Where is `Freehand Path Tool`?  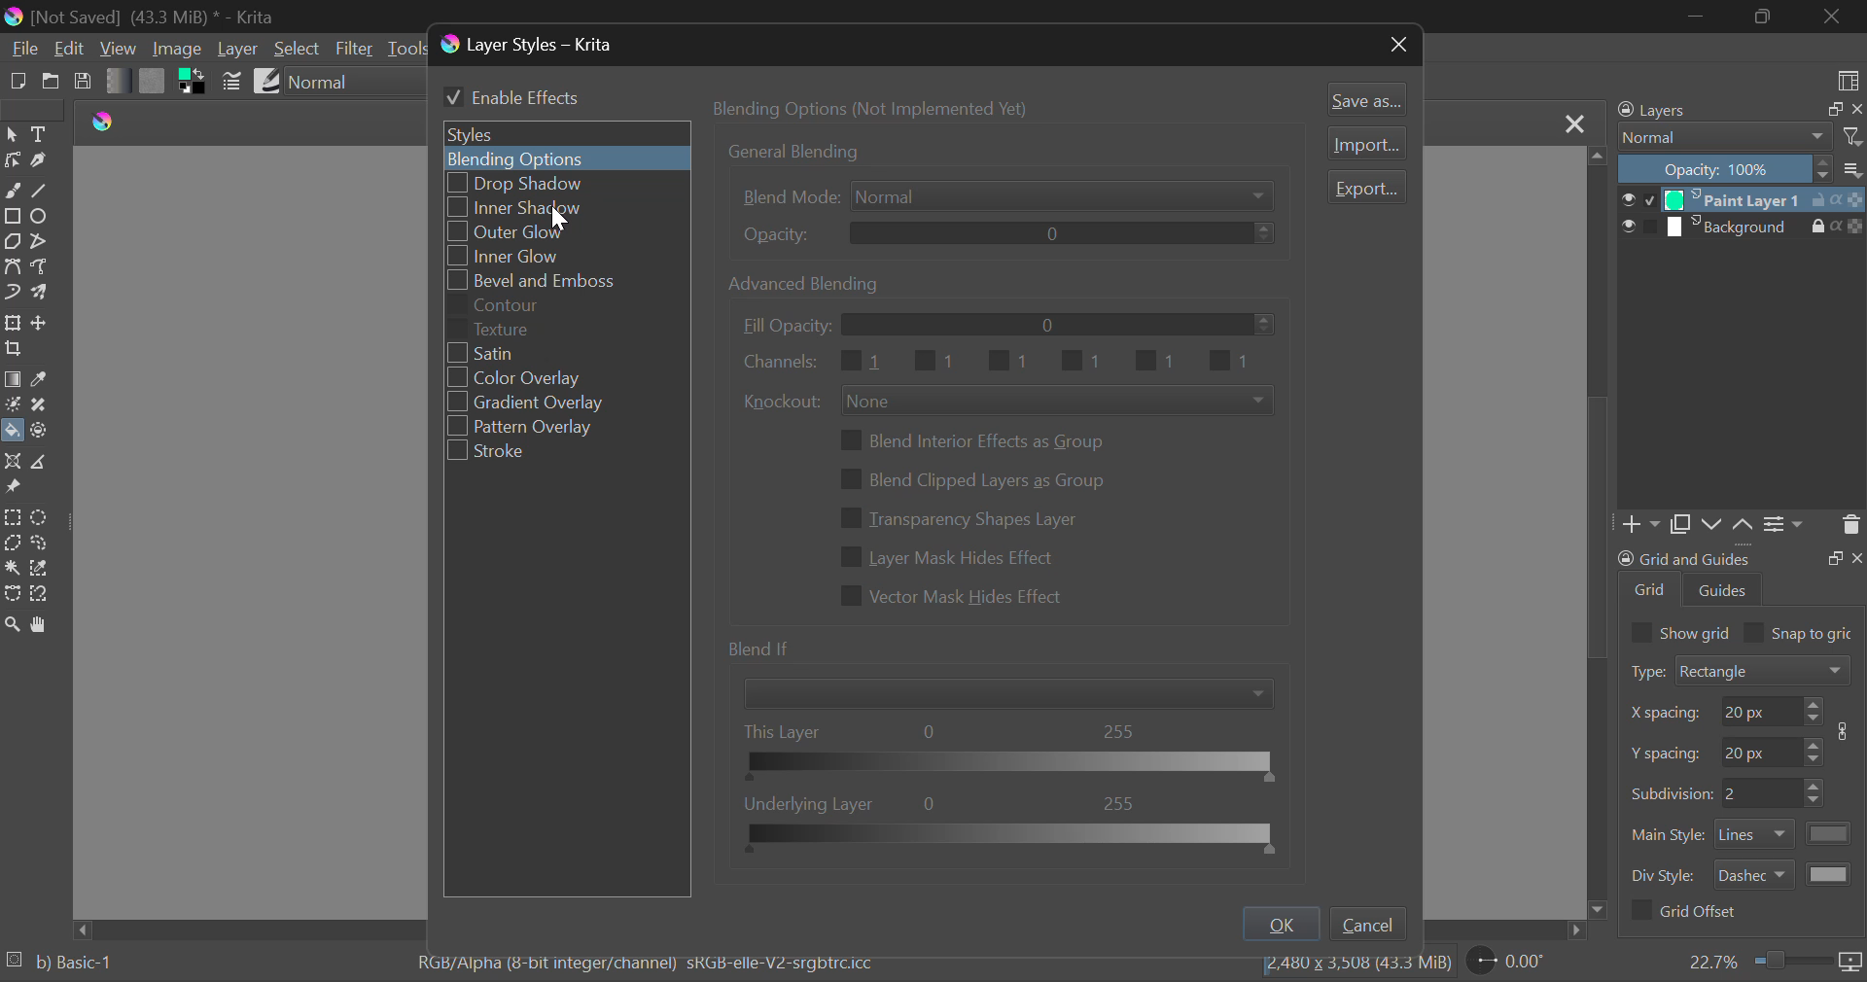 Freehand Path Tool is located at coordinates (41, 265).